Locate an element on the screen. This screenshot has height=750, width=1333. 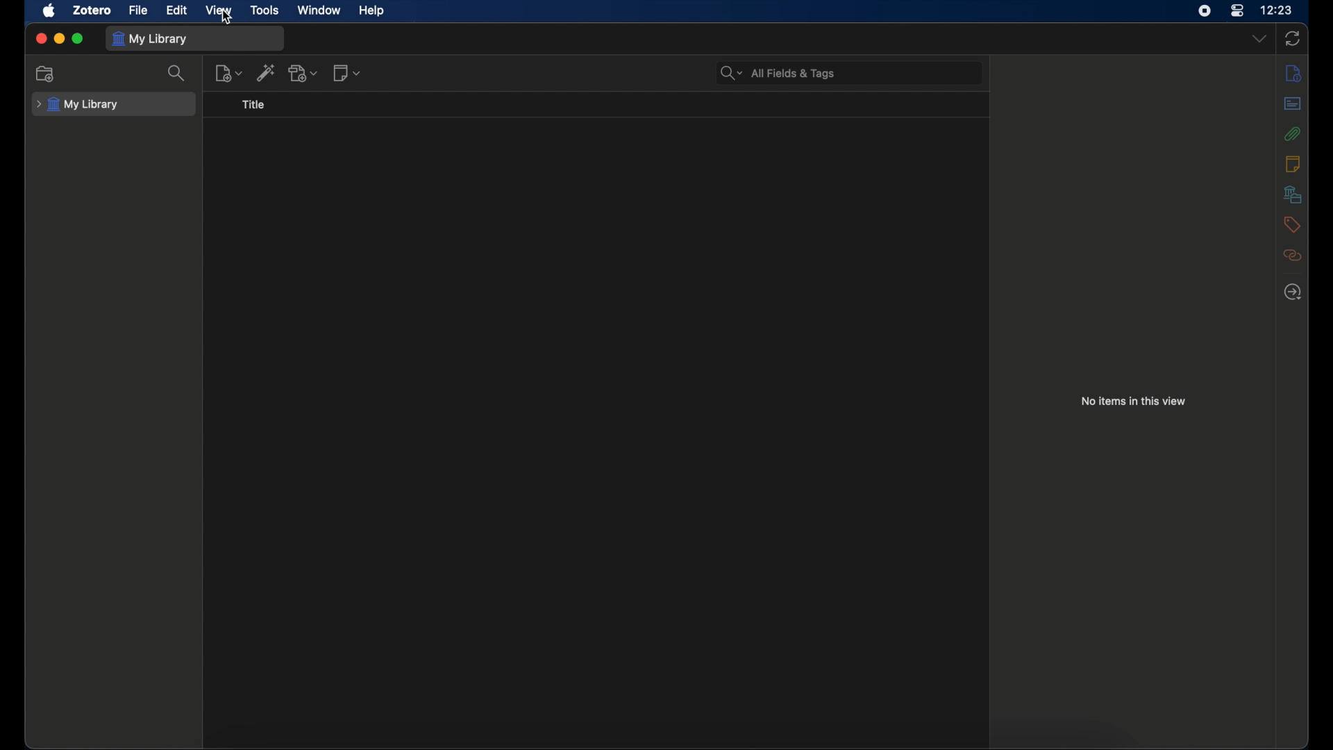
close is located at coordinates (42, 38).